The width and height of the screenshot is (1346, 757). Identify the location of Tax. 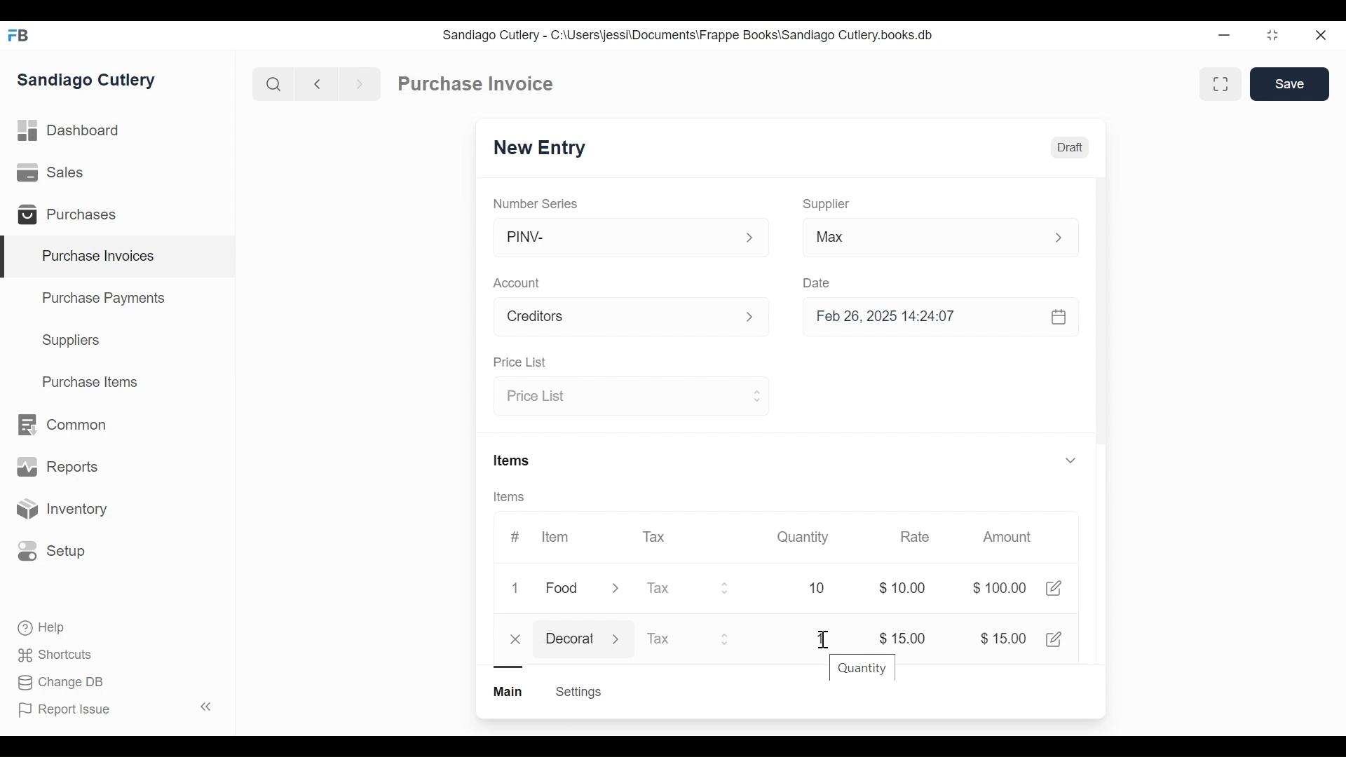
(656, 536).